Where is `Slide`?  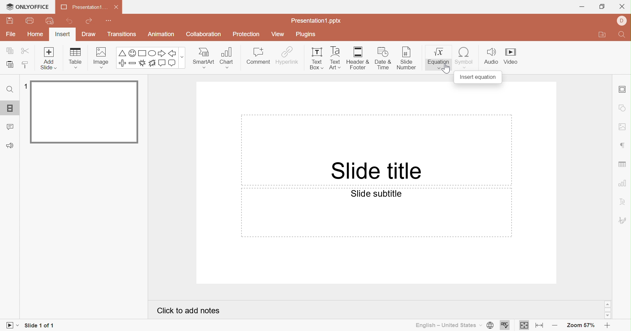
Slide is located at coordinates (85, 113).